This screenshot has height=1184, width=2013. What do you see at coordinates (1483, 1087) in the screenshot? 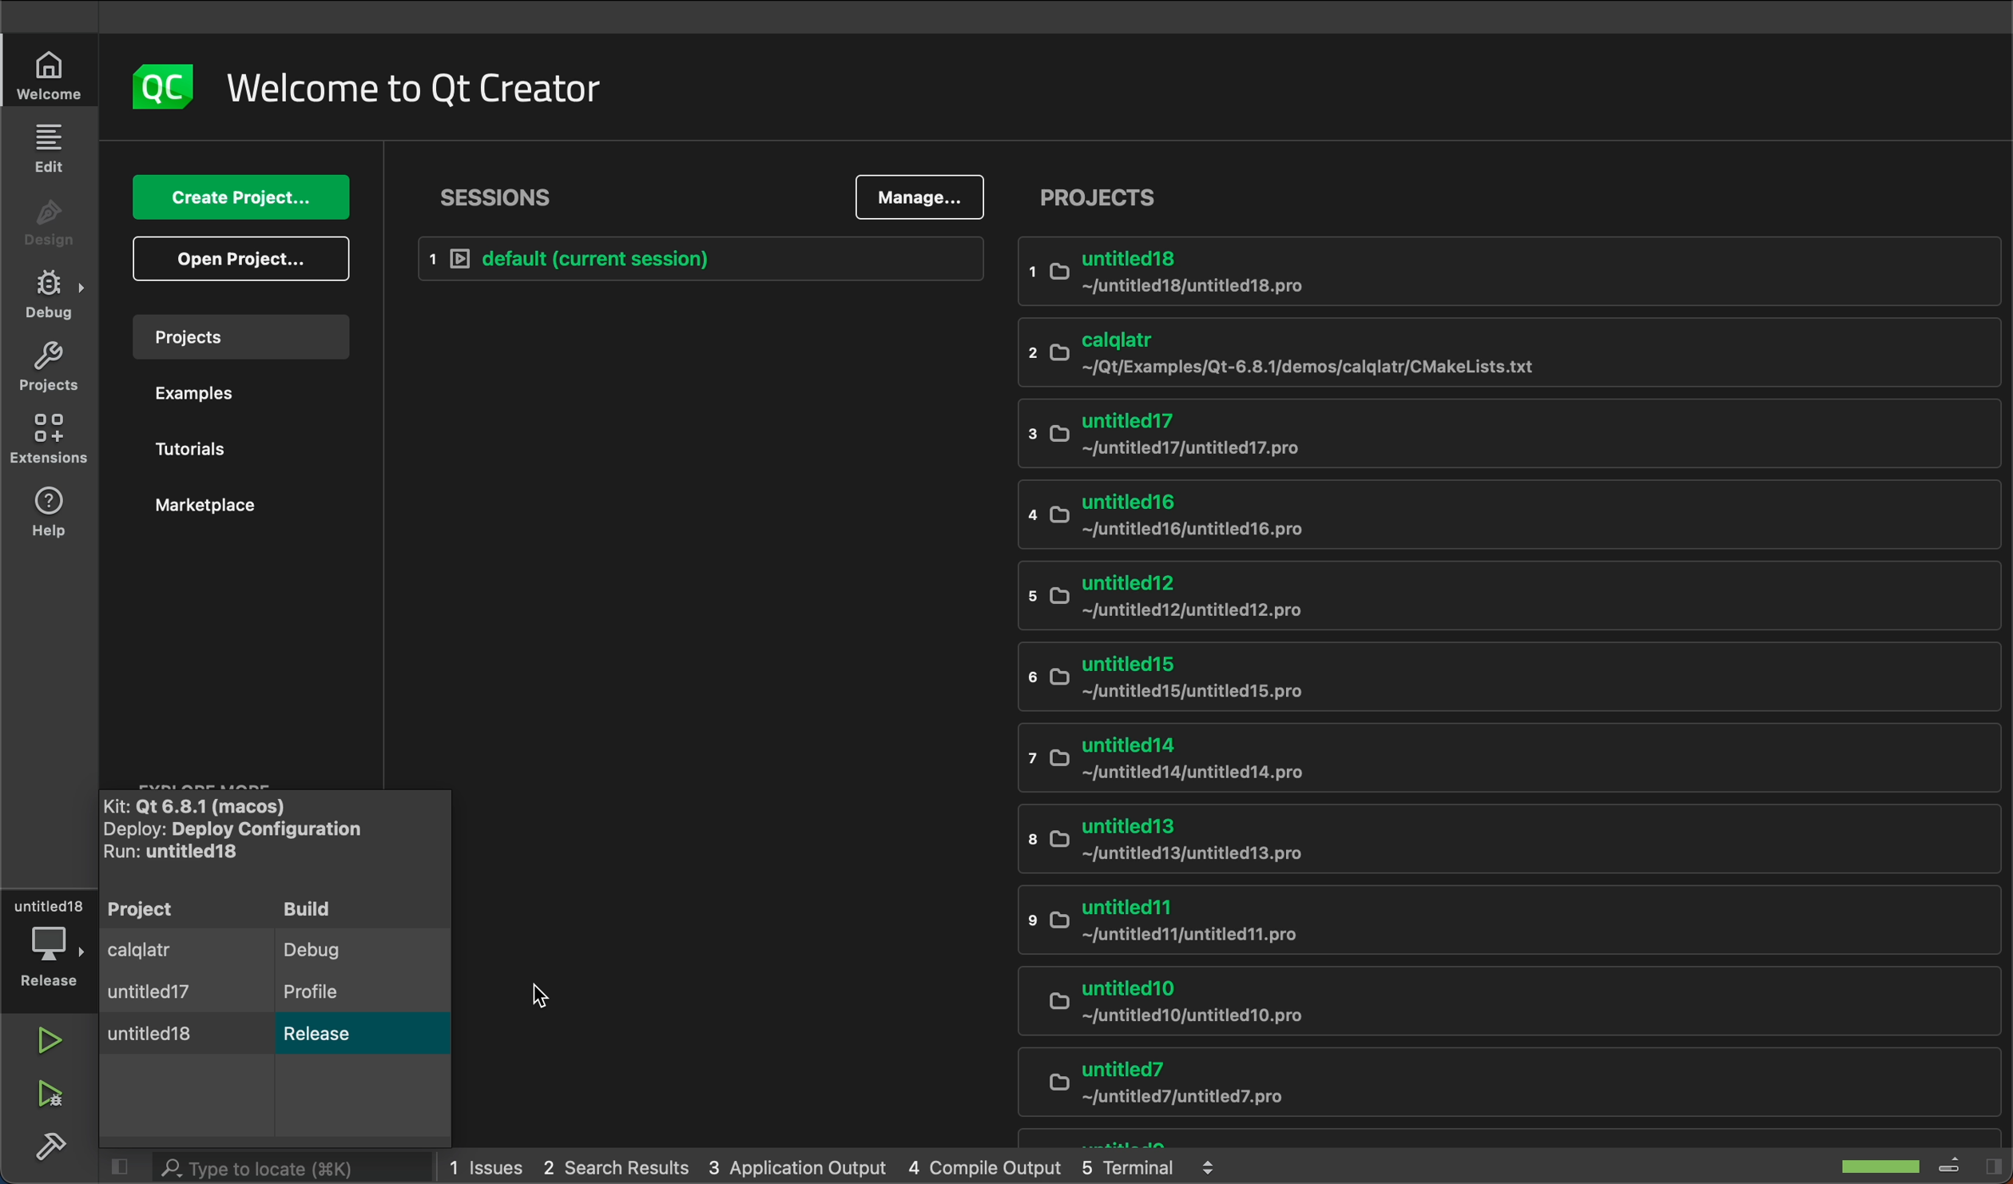
I see `untitled7` at bounding box center [1483, 1087].